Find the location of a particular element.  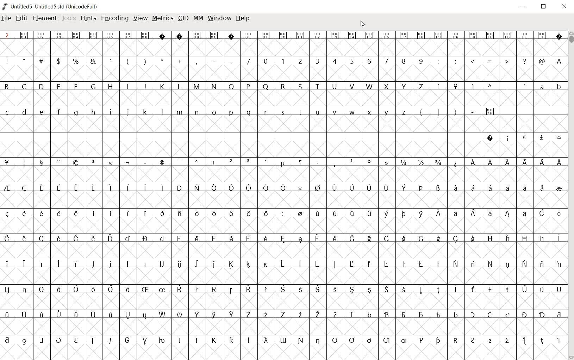

Symbol is located at coordinates (40, 288).